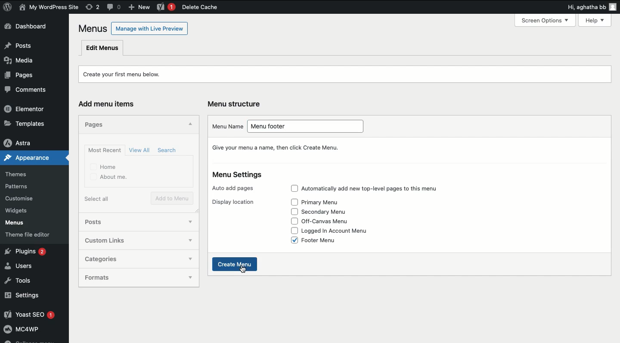 This screenshot has height=343, width=620. Describe the element at coordinates (188, 259) in the screenshot. I see `show` at that location.